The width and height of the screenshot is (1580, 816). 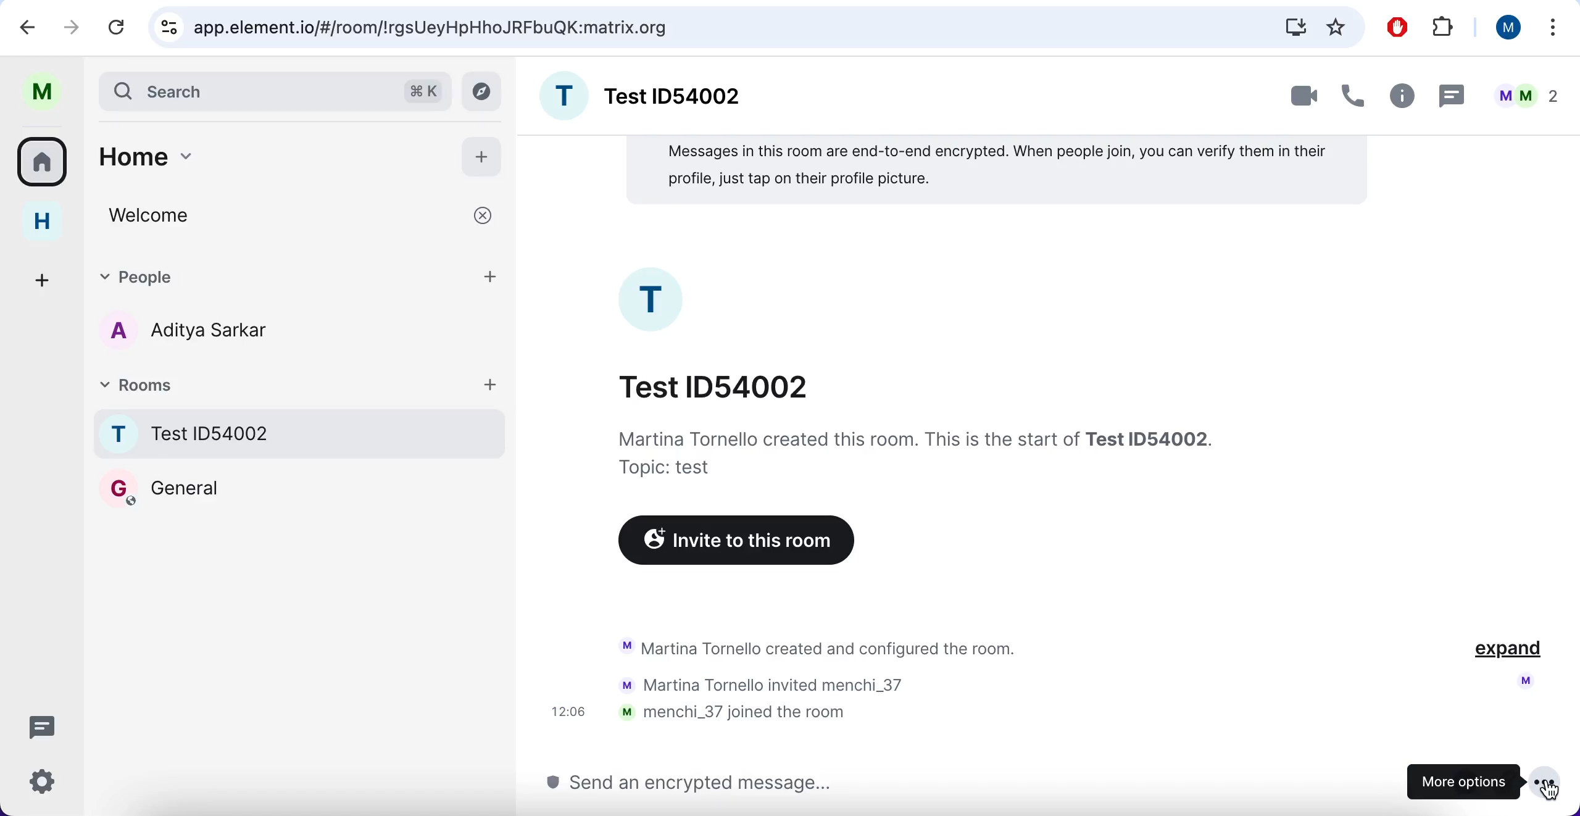 What do you see at coordinates (302, 383) in the screenshot?
I see `rooms` at bounding box center [302, 383].